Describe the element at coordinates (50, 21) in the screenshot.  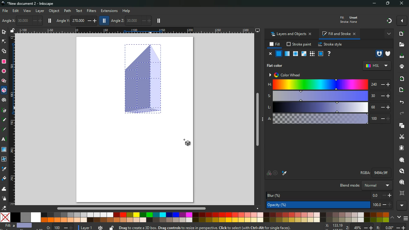
I see `pause` at that location.